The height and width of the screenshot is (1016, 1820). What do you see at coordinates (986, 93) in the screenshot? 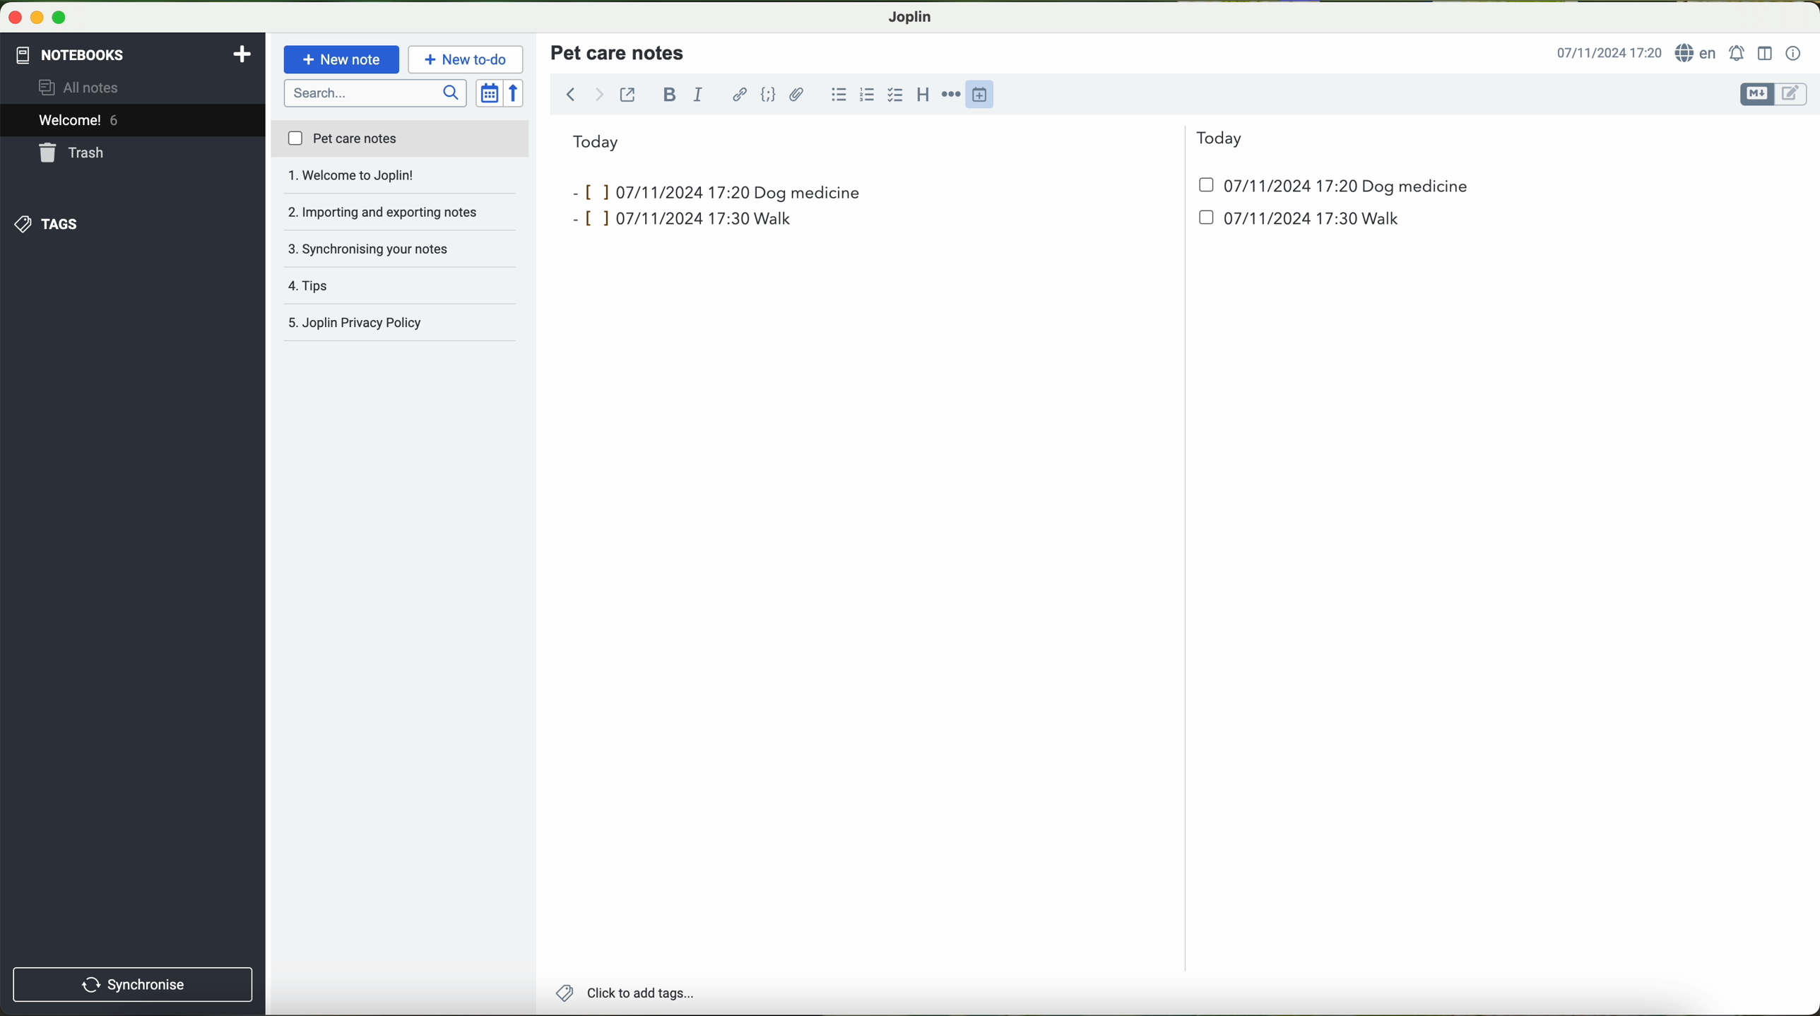
I see `insert time` at bounding box center [986, 93].